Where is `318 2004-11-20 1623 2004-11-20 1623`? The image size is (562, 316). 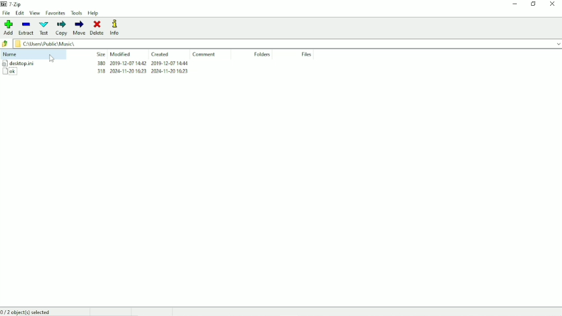
318 2004-11-20 1623 2004-11-20 1623 is located at coordinates (143, 64).